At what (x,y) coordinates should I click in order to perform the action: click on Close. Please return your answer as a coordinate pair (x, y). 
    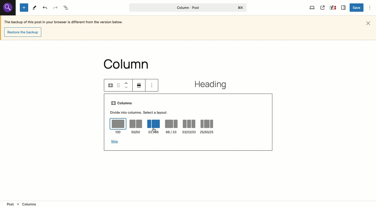
    Looking at the image, I should click on (369, 23).